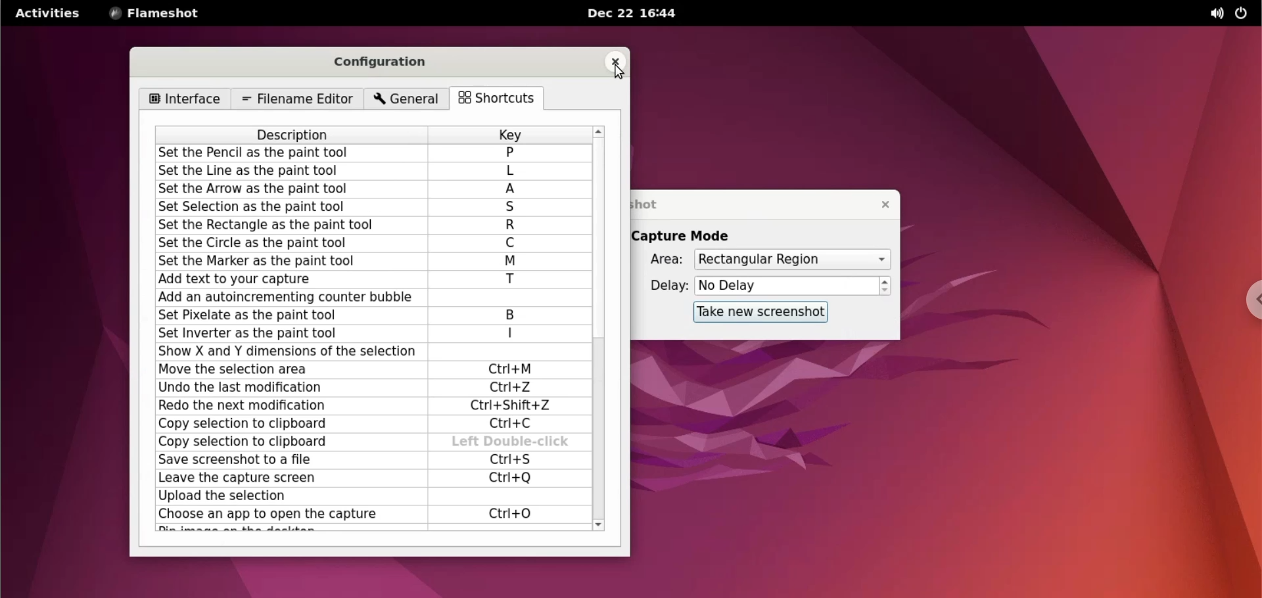 This screenshot has height=598, width=1262. What do you see at coordinates (289, 279) in the screenshot?
I see `add text to your capture` at bounding box center [289, 279].